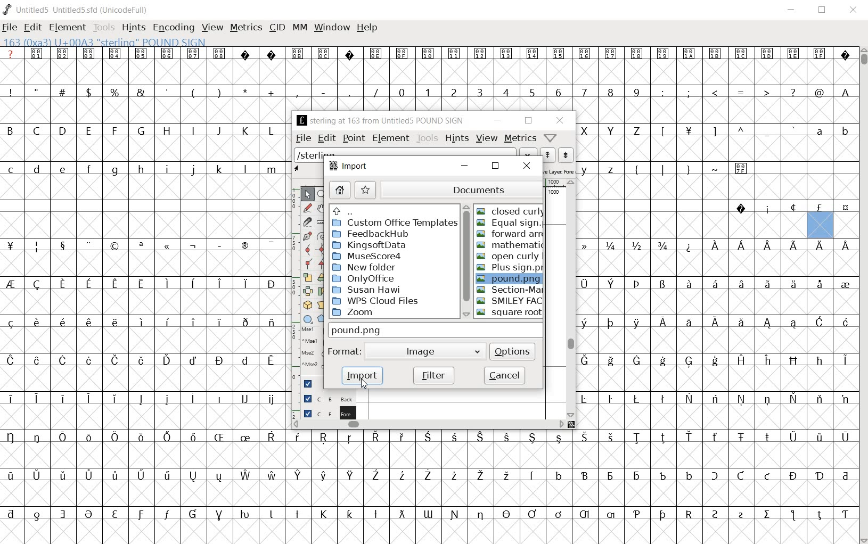 The image size is (868, 544). Describe the element at coordinates (792, 130) in the screenshot. I see ``` at that location.